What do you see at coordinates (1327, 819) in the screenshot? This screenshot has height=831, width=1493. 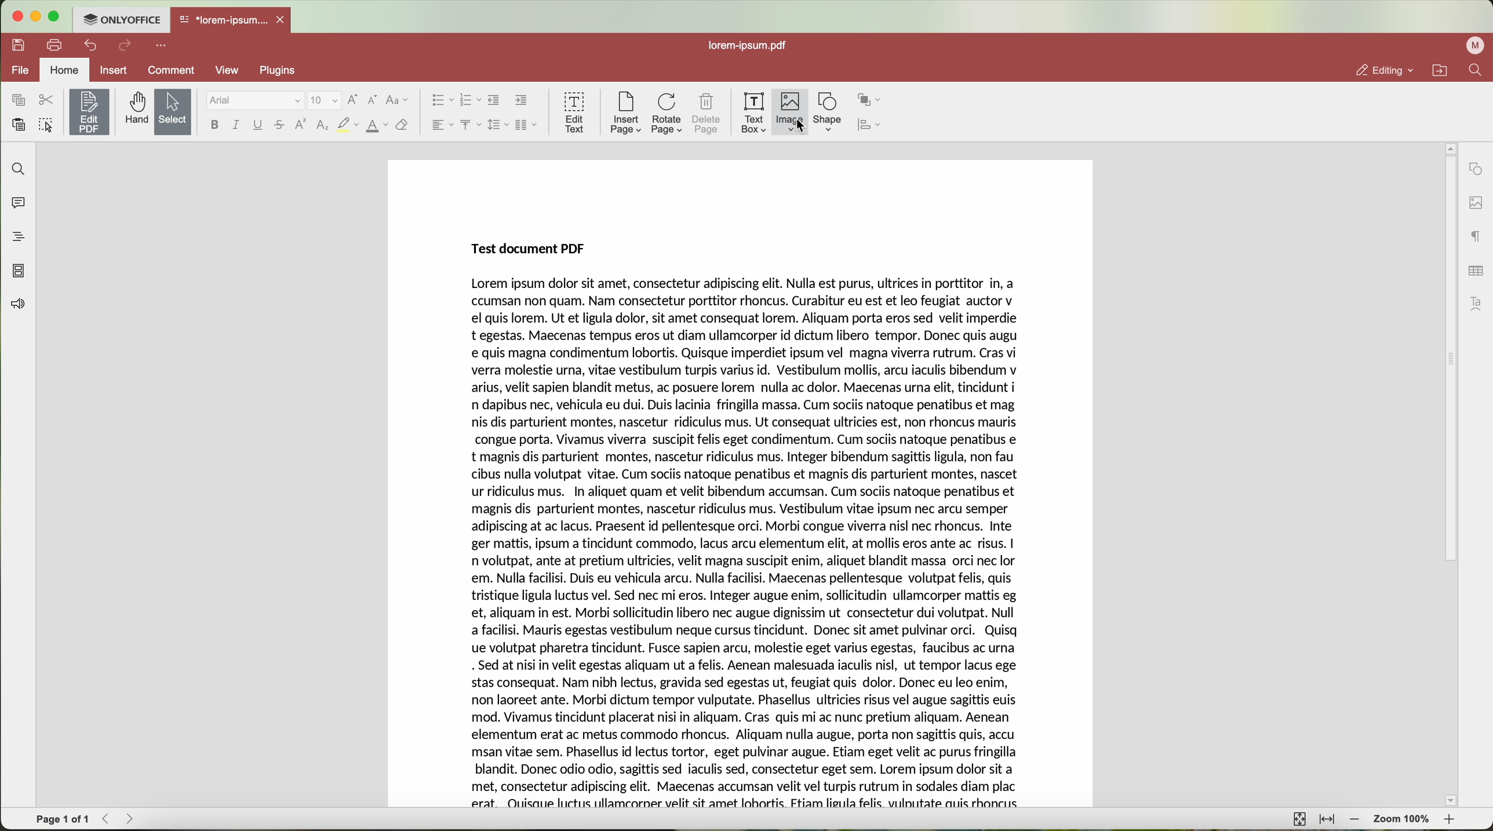 I see `fit to width` at bounding box center [1327, 819].